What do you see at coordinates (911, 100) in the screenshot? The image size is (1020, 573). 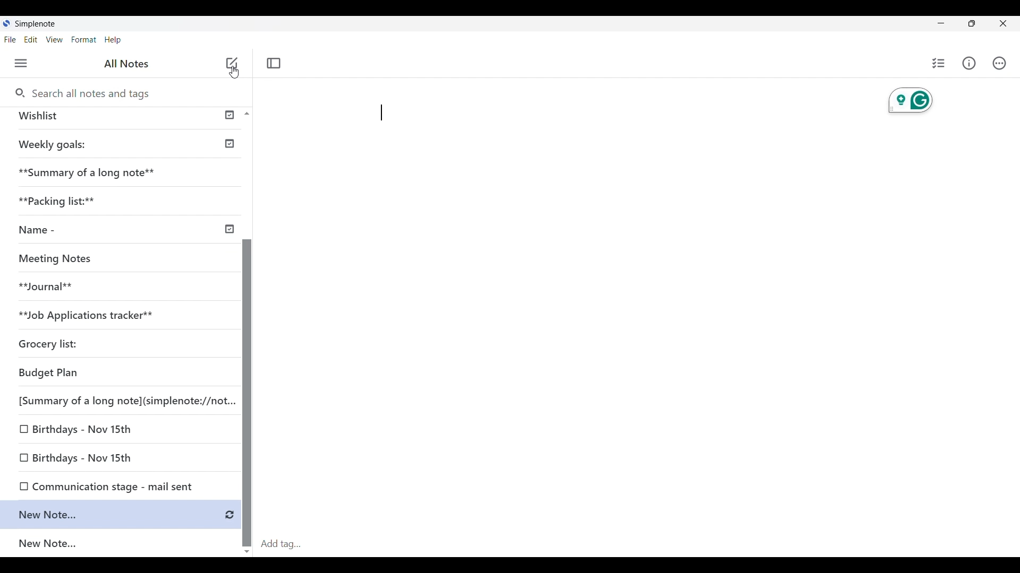 I see `Grammarly extension activated` at bounding box center [911, 100].